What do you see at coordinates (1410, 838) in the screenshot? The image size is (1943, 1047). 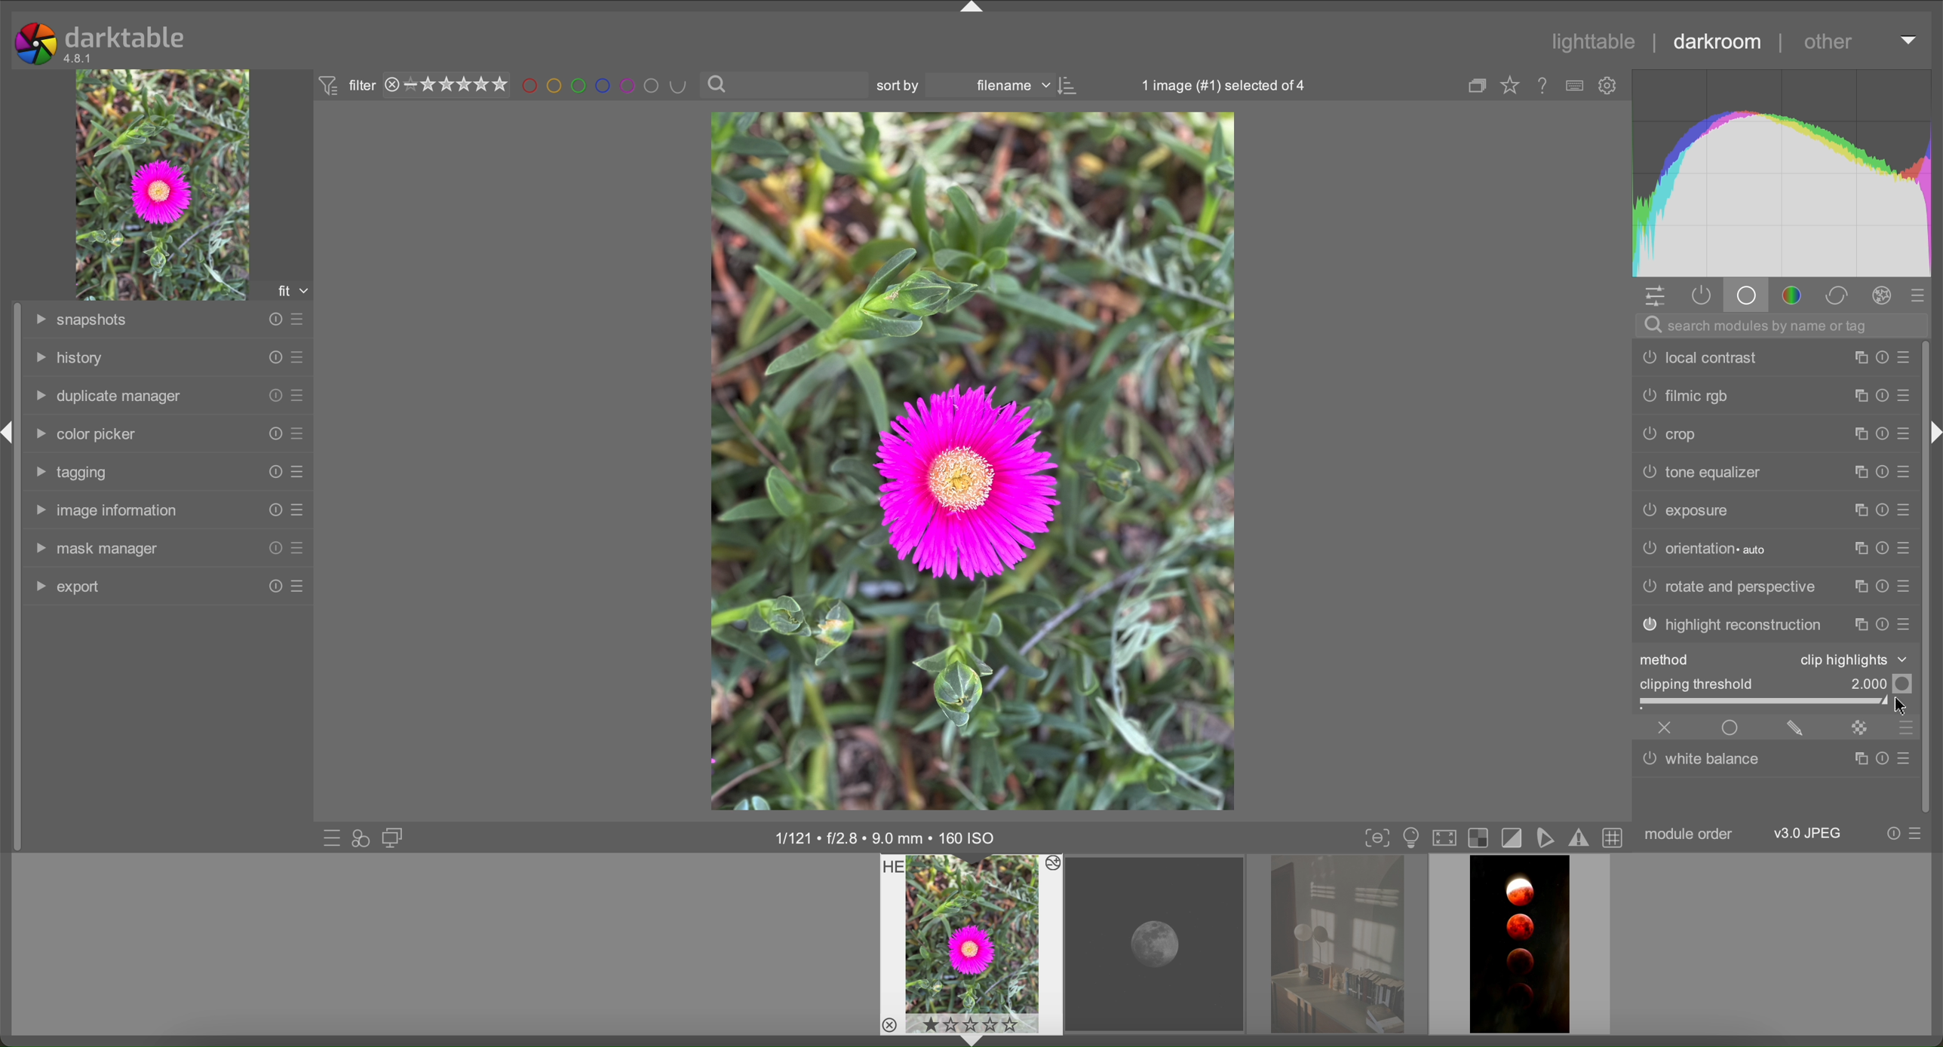 I see `display mode` at bounding box center [1410, 838].